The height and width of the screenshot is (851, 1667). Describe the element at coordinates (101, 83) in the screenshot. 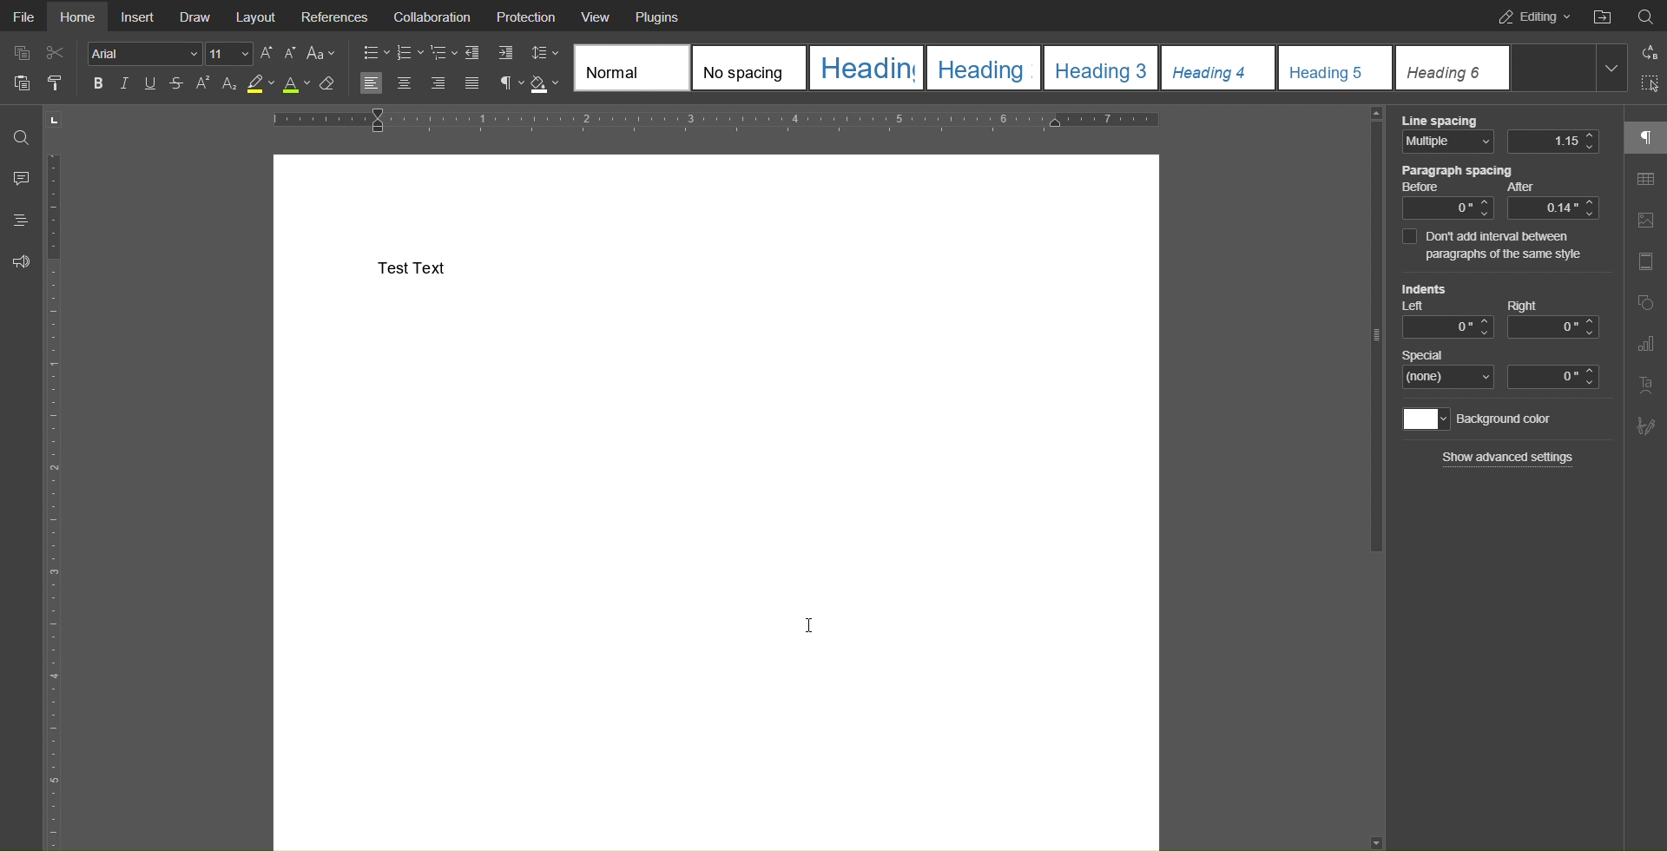

I see `Bold` at that location.